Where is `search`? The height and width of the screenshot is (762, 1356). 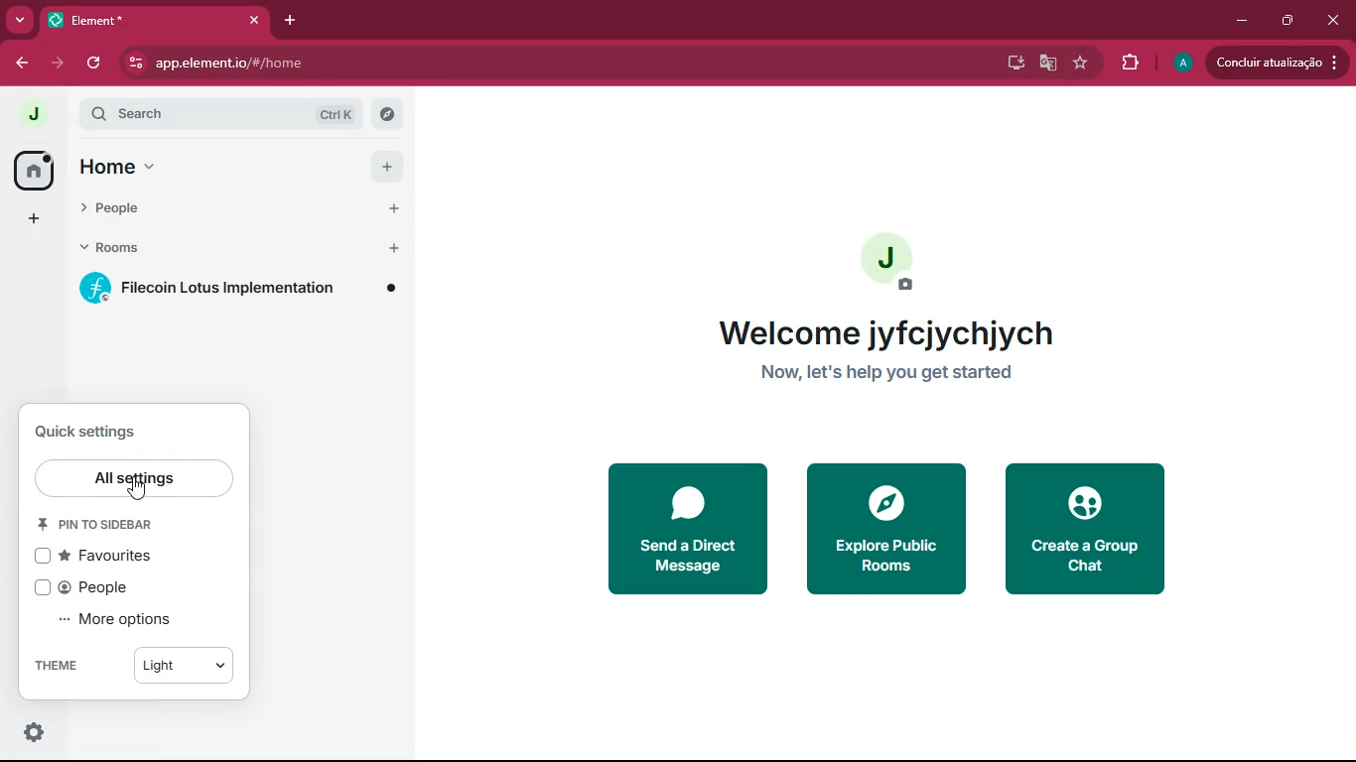
search is located at coordinates (221, 114).